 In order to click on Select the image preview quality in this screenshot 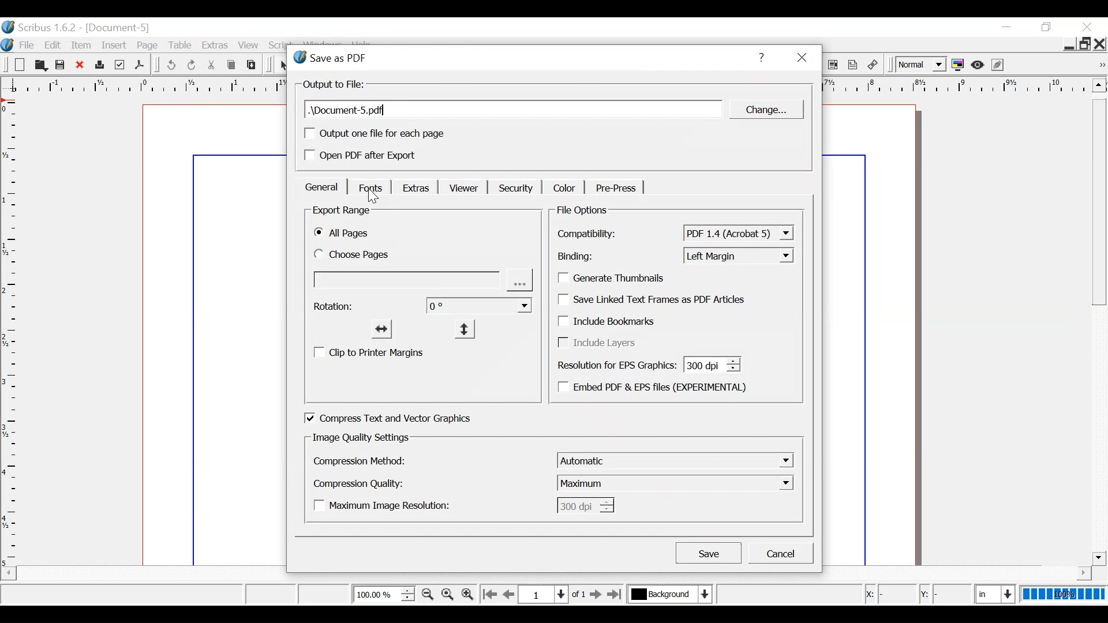, I will do `click(919, 65)`.